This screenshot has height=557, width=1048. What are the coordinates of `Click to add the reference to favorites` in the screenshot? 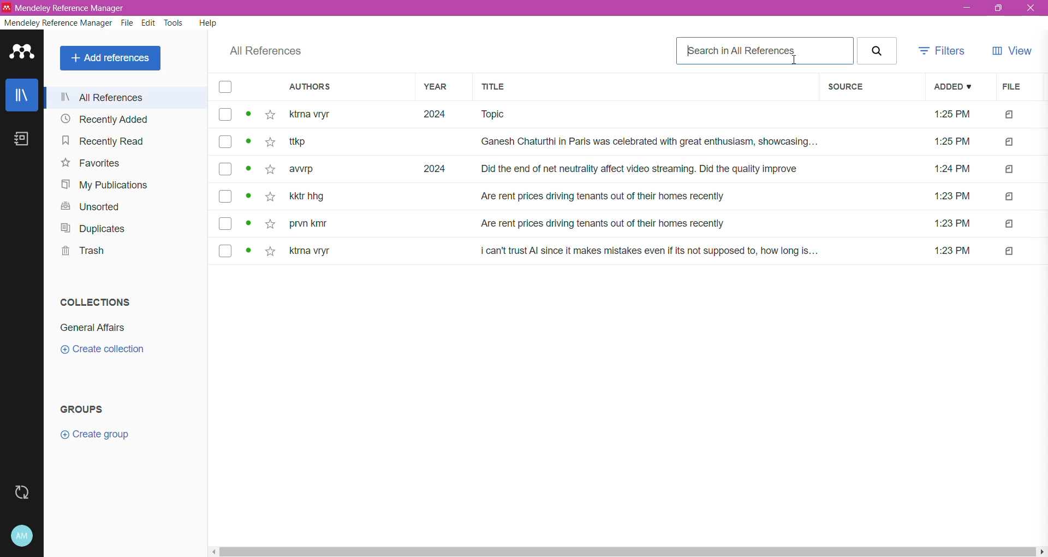 It's located at (270, 116).